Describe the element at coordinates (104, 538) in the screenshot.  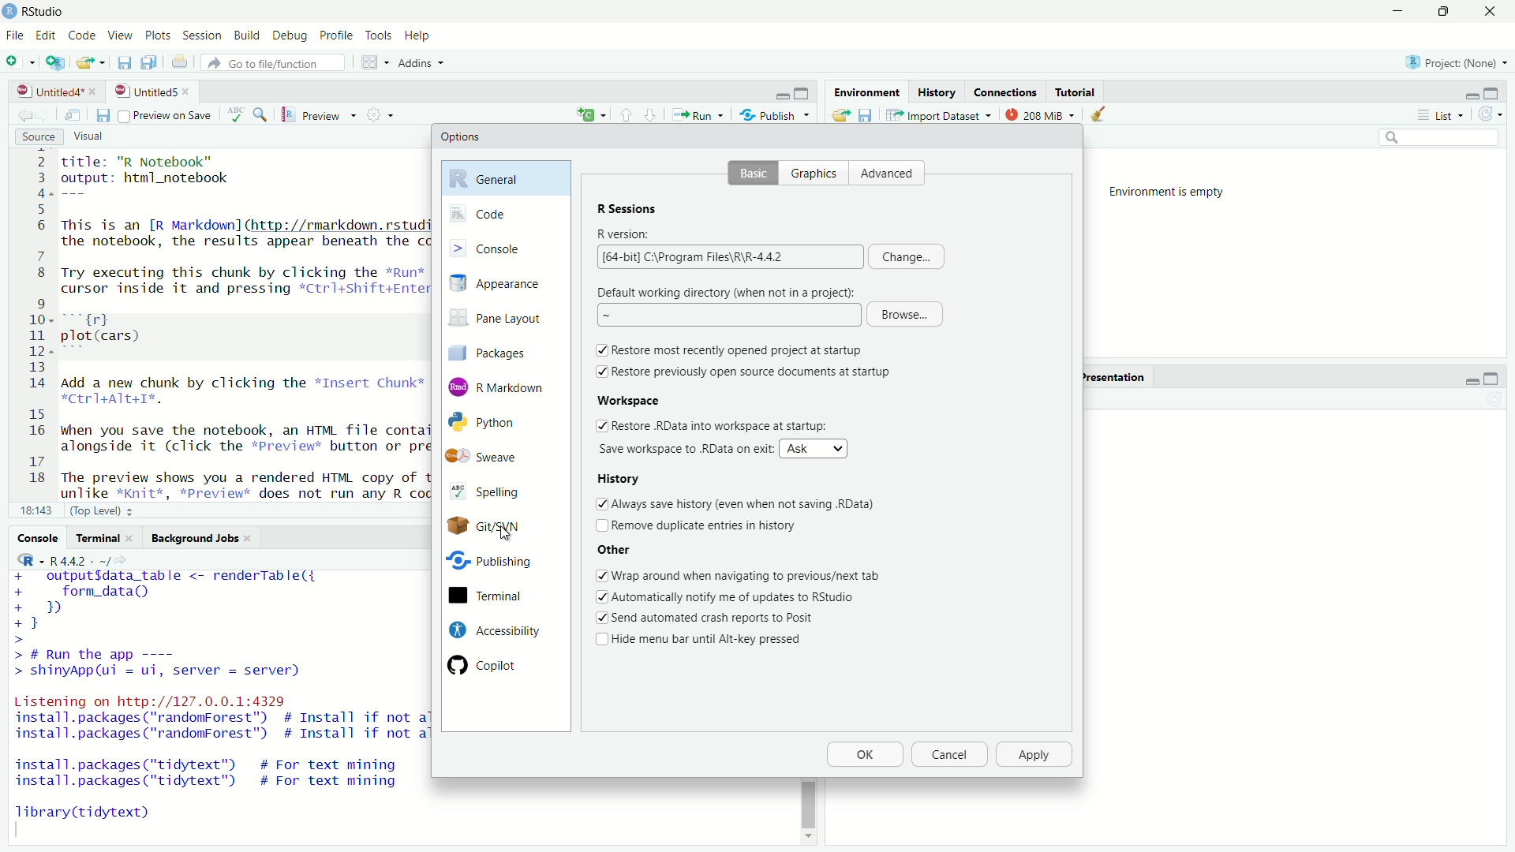
I see `Terminal` at that location.